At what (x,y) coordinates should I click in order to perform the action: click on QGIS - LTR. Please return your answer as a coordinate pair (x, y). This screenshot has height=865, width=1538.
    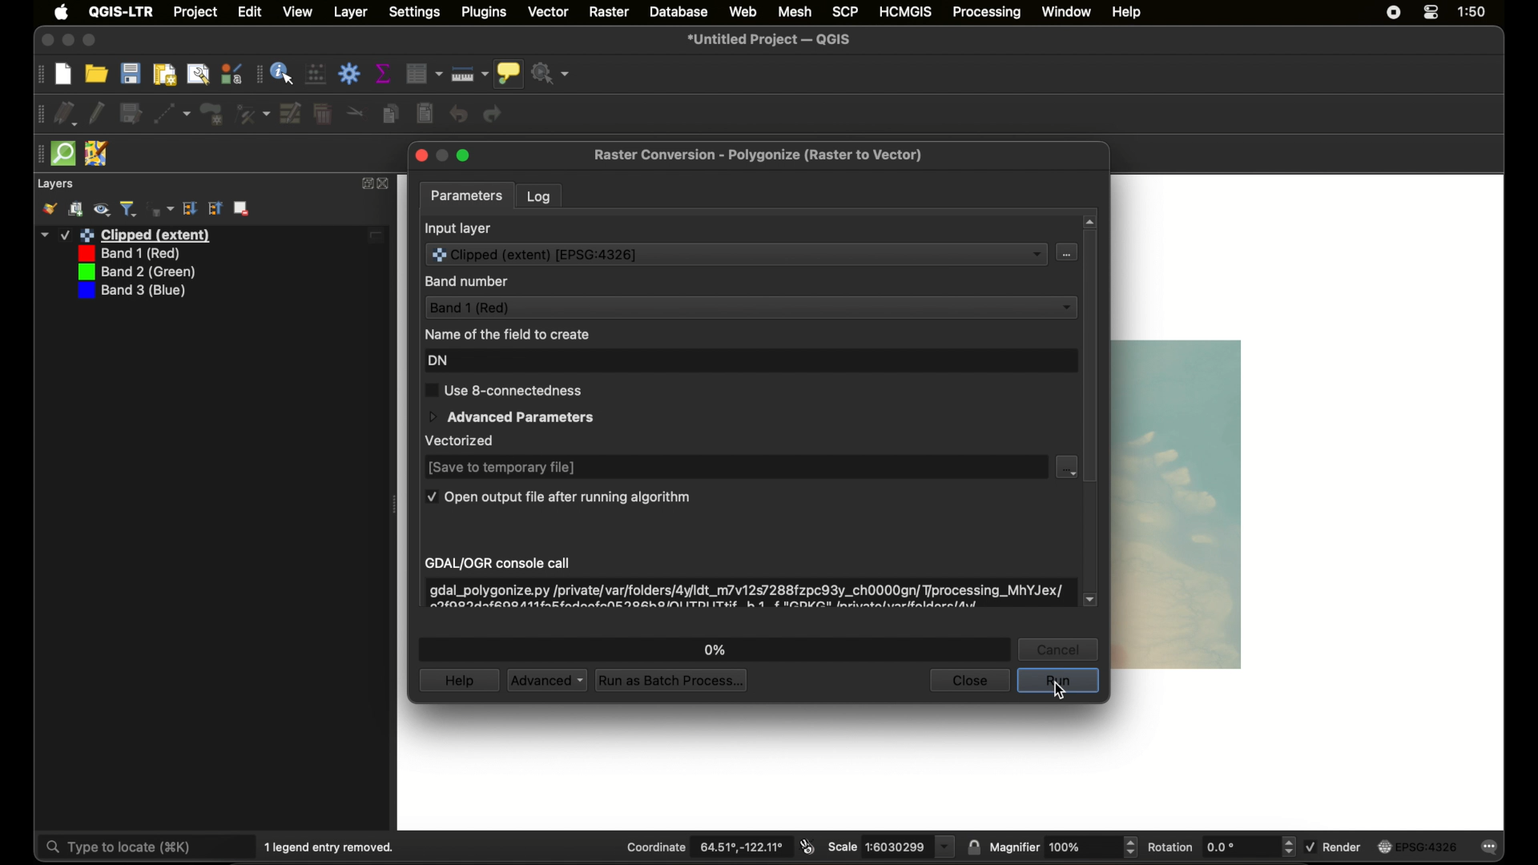
    Looking at the image, I should click on (121, 11).